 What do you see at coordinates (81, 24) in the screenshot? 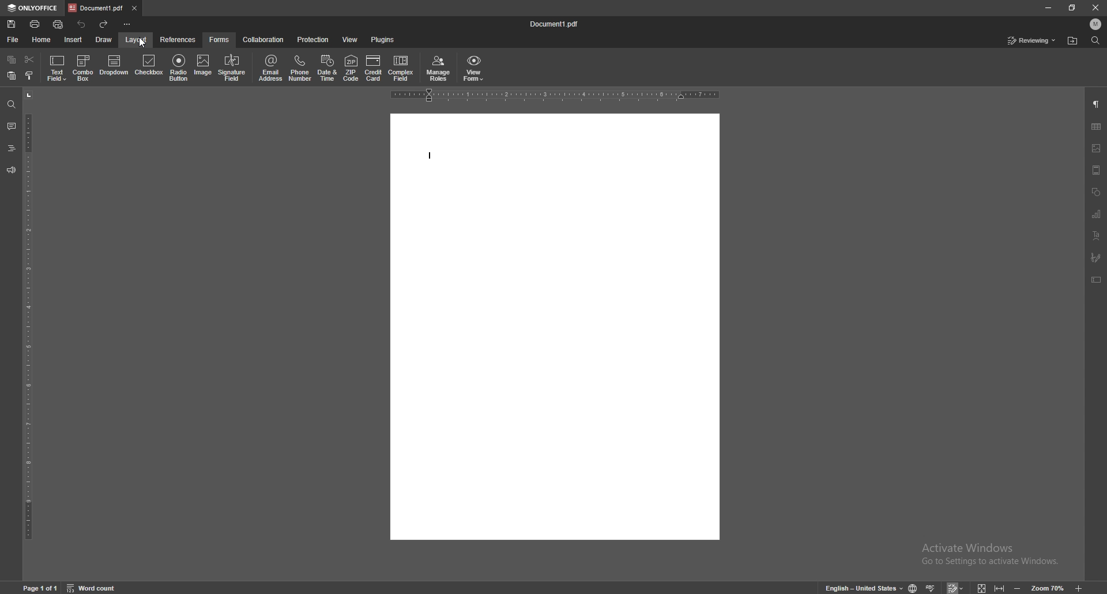
I see `undo` at bounding box center [81, 24].